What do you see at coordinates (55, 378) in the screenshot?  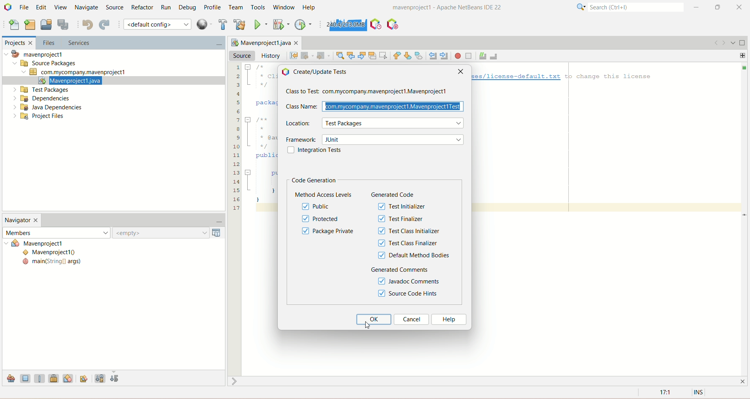 I see `show non-public members` at bounding box center [55, 378].